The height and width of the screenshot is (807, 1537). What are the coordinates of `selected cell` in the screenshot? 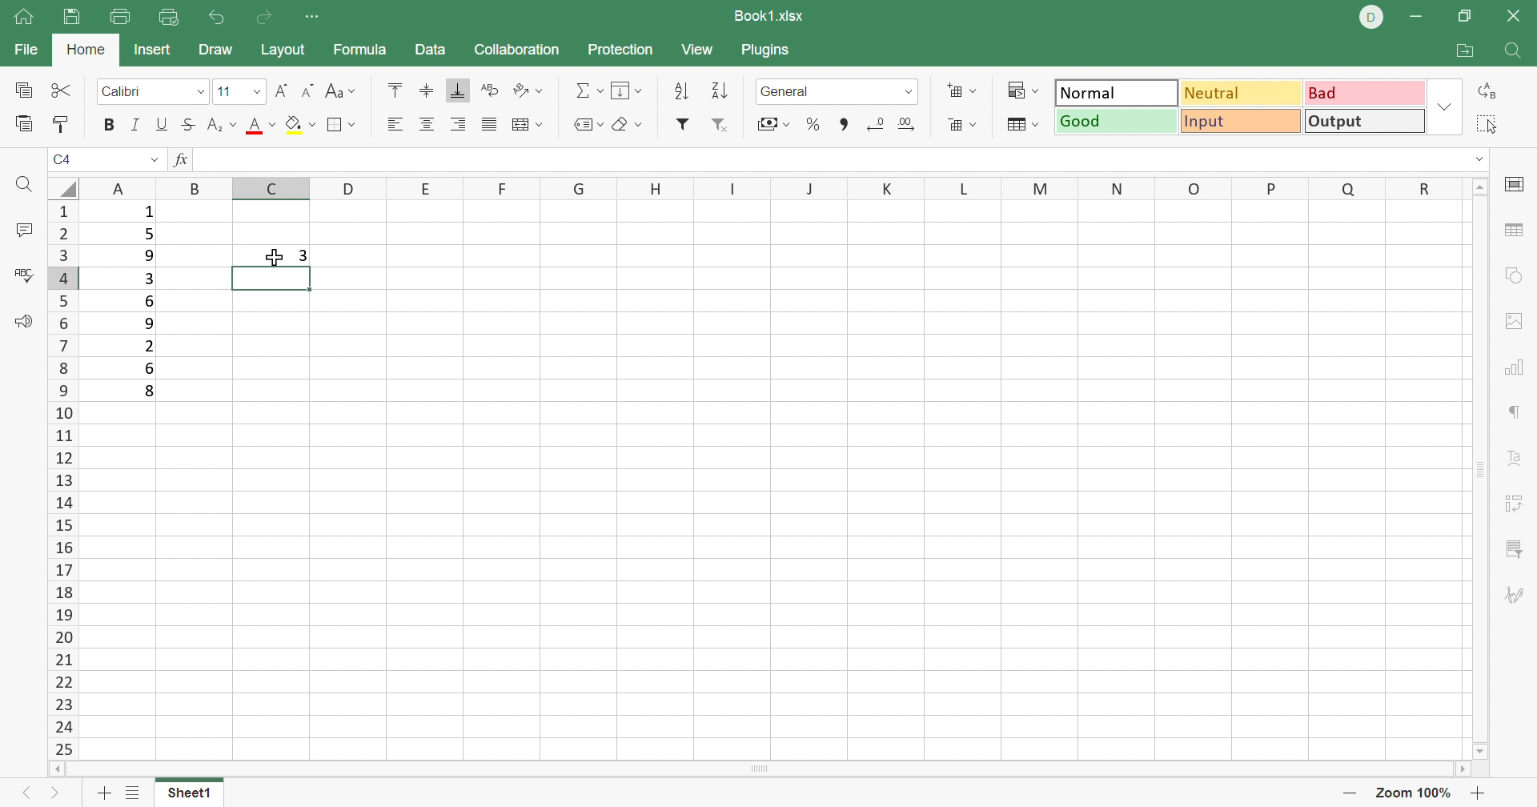 It's located at (269, 279).